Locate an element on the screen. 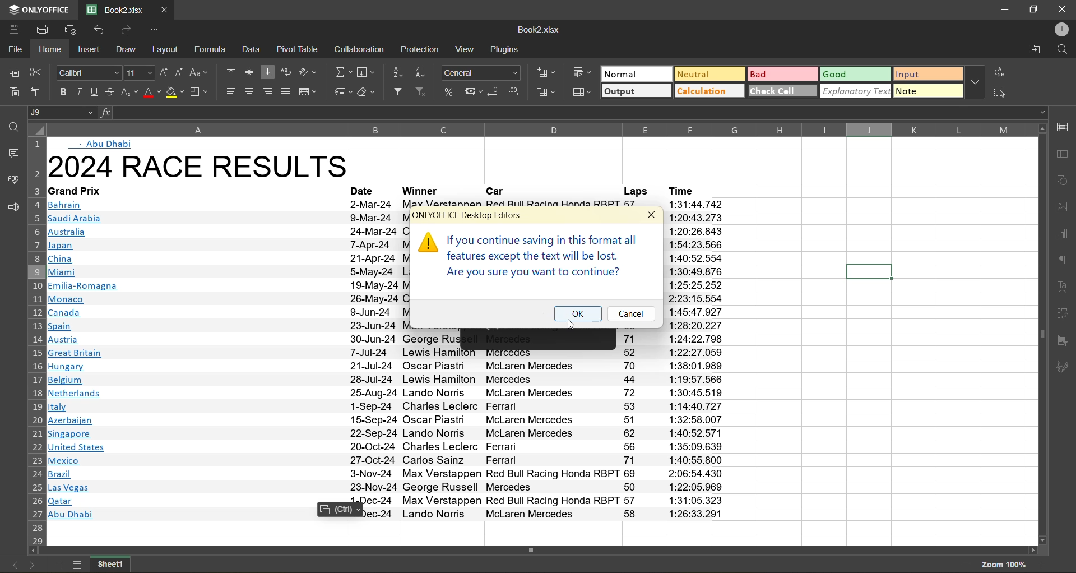  increase decimal is located at coordinates (516, 92).